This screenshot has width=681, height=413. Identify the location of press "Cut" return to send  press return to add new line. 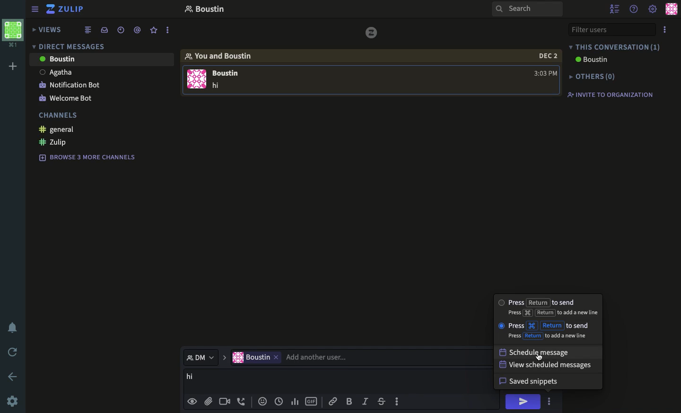
(545, 329).